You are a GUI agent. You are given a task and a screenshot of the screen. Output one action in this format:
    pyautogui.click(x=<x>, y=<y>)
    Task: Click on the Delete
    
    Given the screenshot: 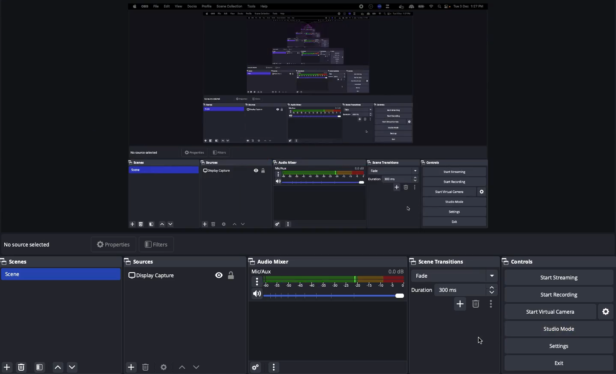 What is the action you would take?
    pyautogui.click(x=475, y=304)
    